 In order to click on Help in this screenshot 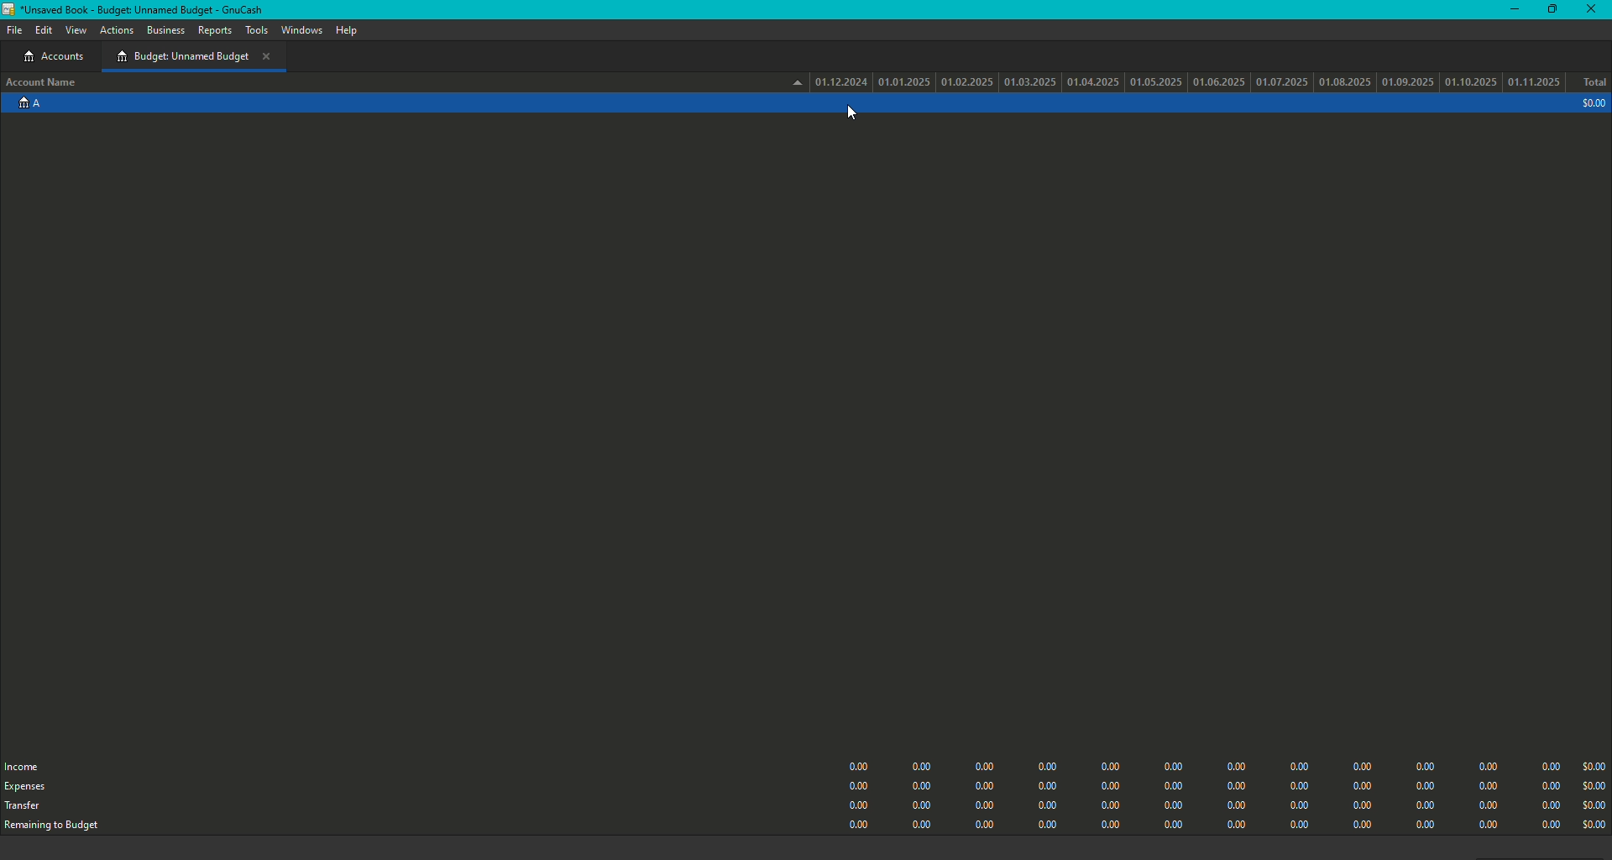, I will do `click(344, 30)`.